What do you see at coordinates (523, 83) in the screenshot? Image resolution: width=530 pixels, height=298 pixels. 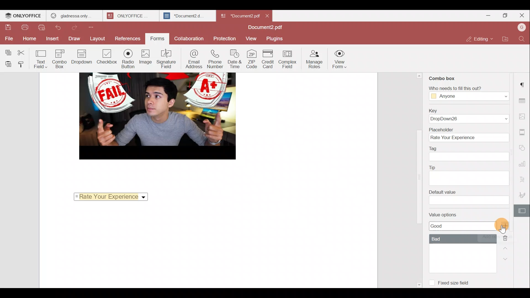 I see `Paragraph settings` at bounding box center [523, 83].